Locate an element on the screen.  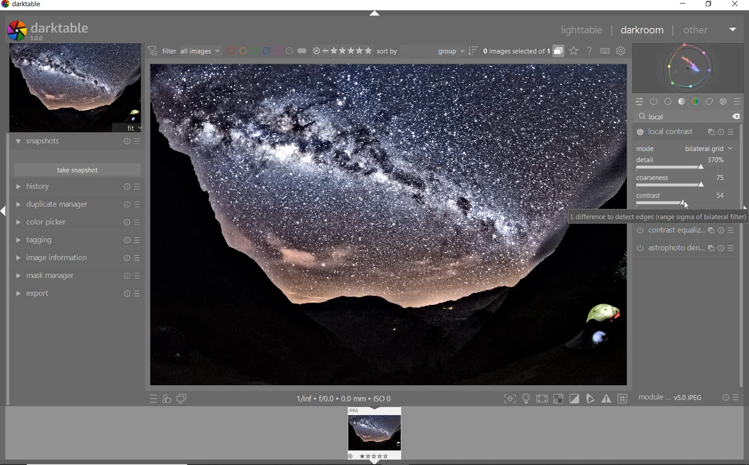
reset parameters is located at coordinates (734, 248).